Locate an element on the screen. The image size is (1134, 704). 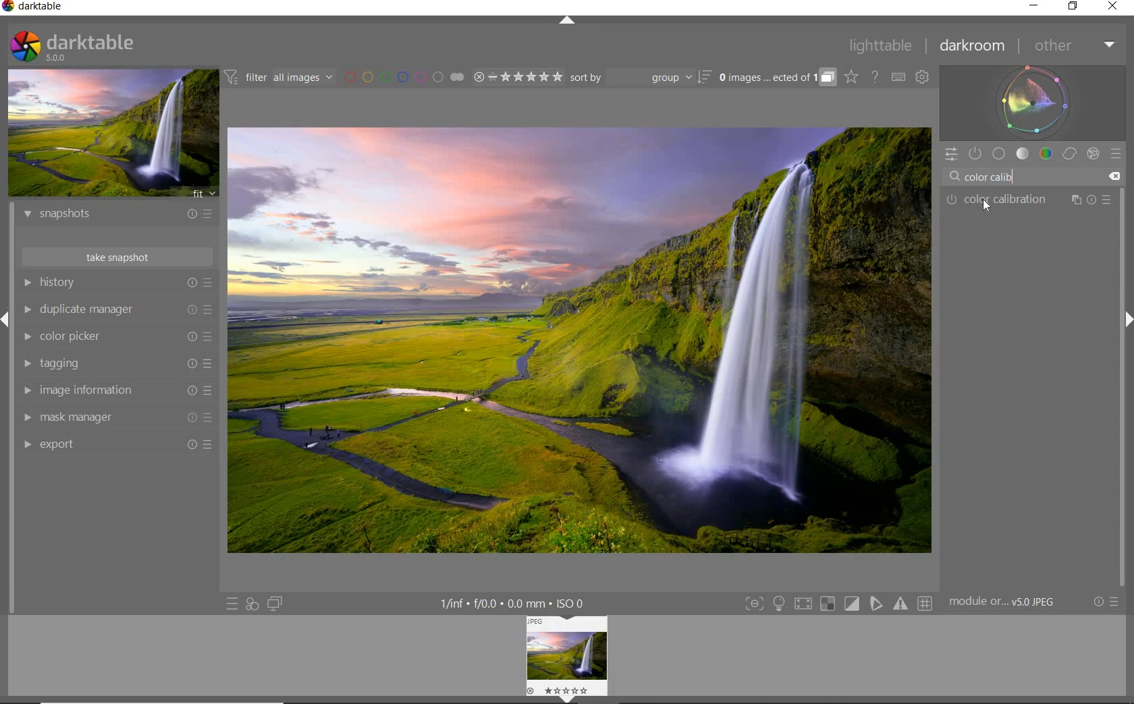
Expand/Collapse is located at coordinates (7, 322).